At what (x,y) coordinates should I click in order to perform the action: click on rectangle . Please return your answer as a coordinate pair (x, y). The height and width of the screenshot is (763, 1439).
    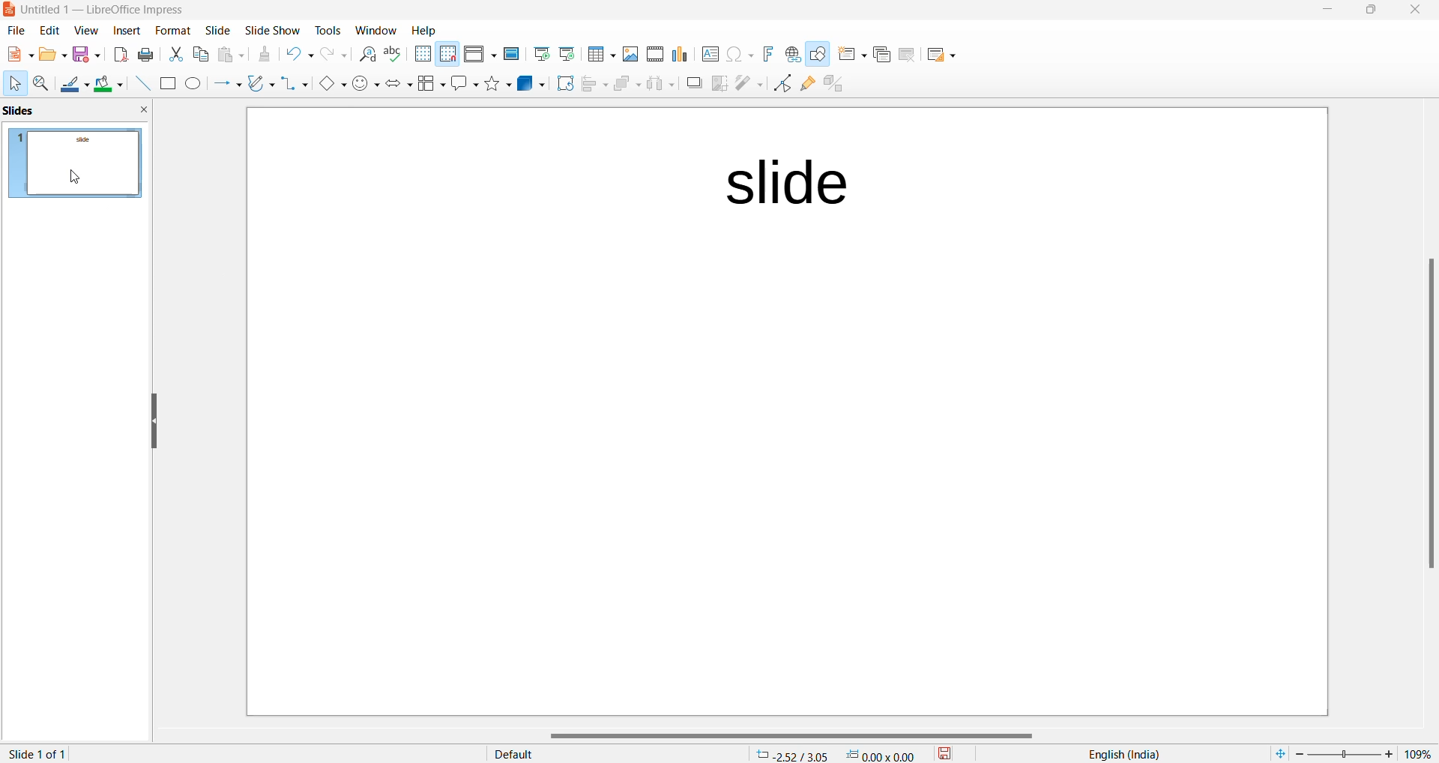
    Looking at the image, I should click on (167, 83).